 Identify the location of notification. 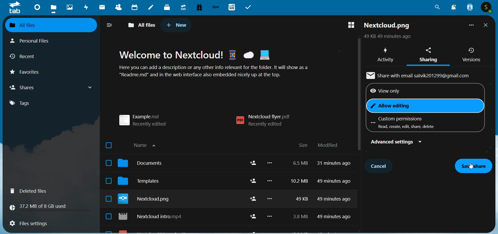
(452, 8).